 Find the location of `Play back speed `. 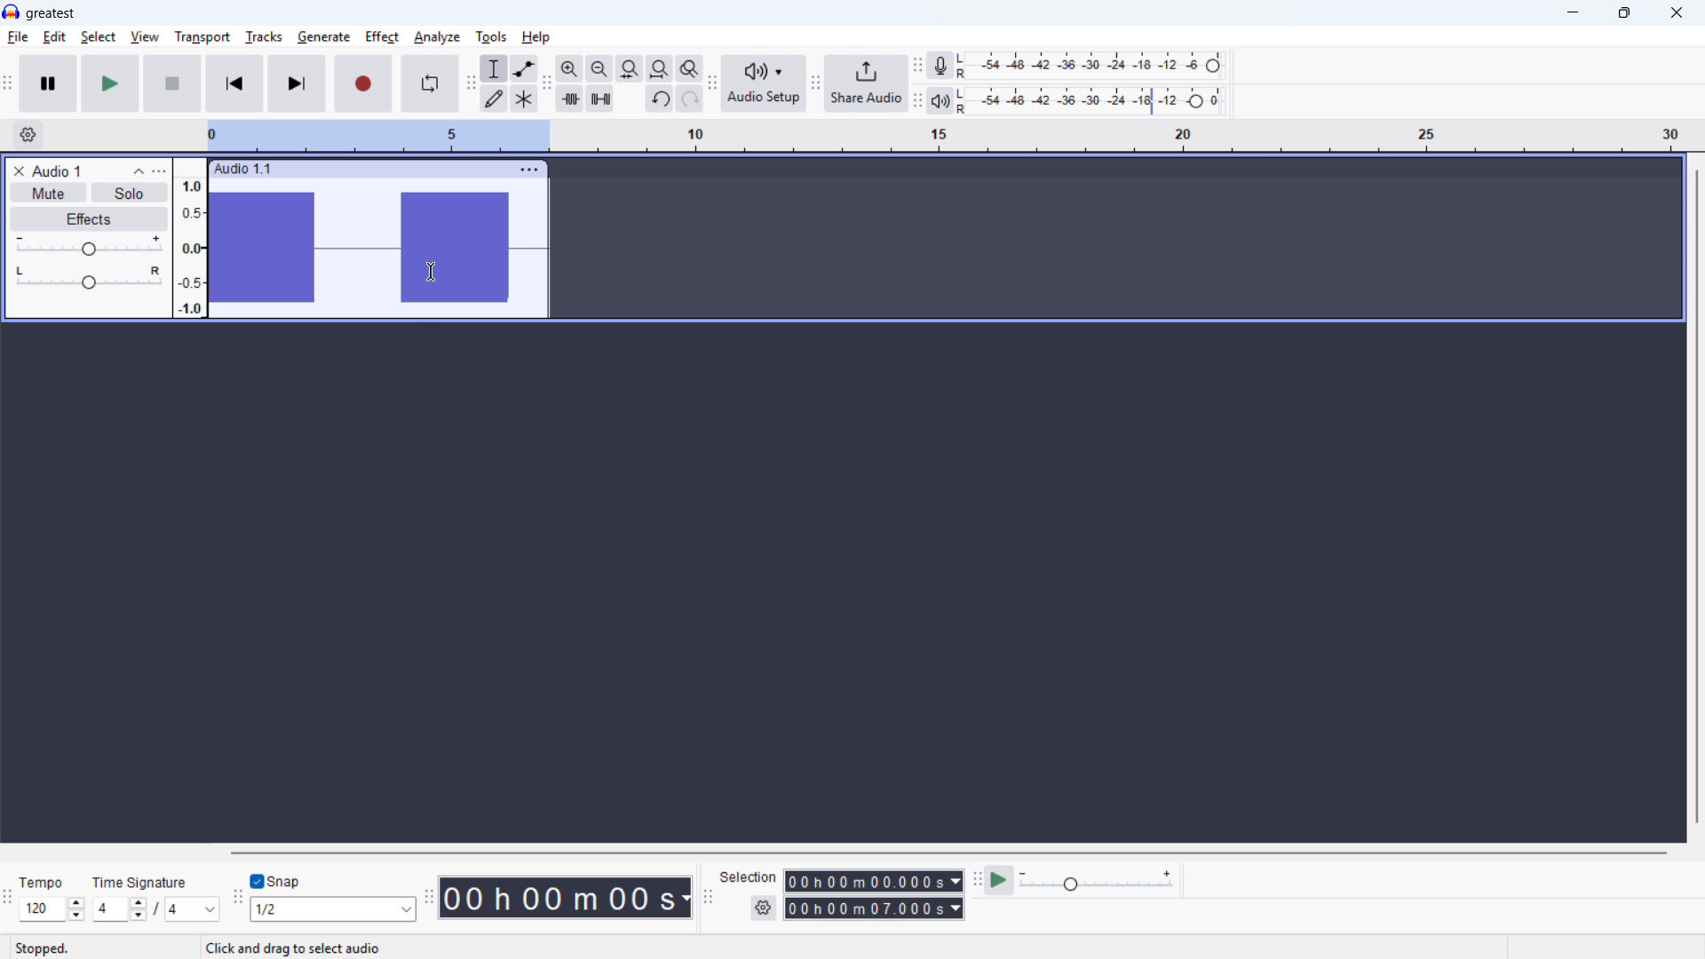

Play back speed  is located at coordinates (1099, 881).